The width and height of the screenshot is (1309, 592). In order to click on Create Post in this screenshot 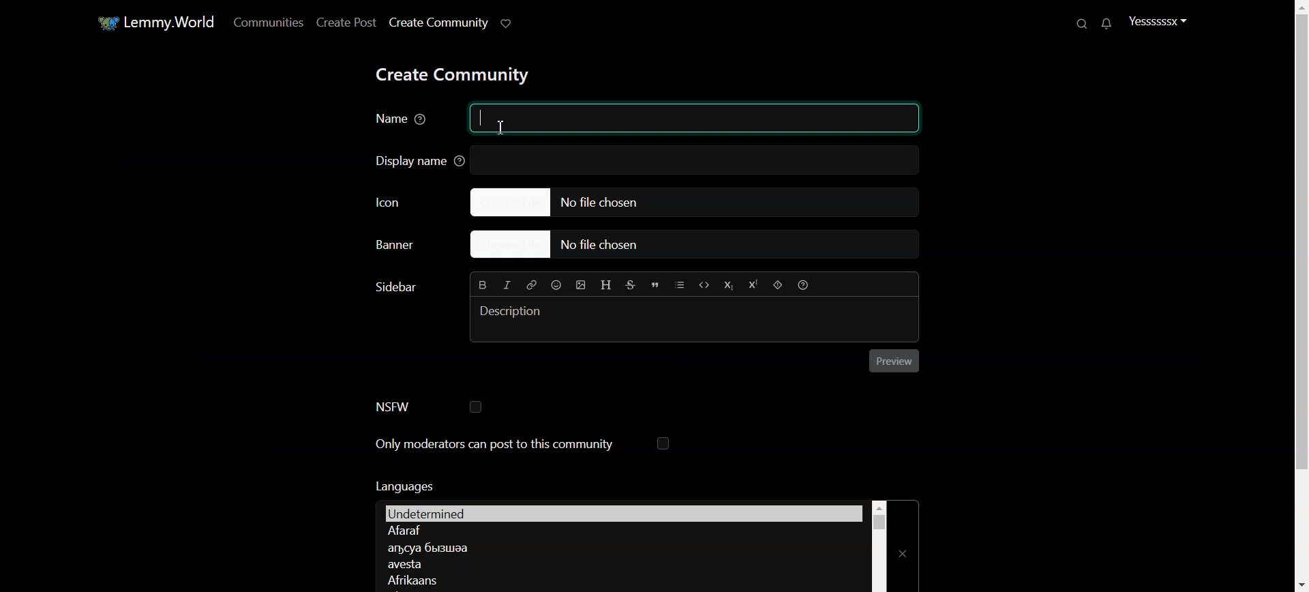, I will do `click(345, 22)`.